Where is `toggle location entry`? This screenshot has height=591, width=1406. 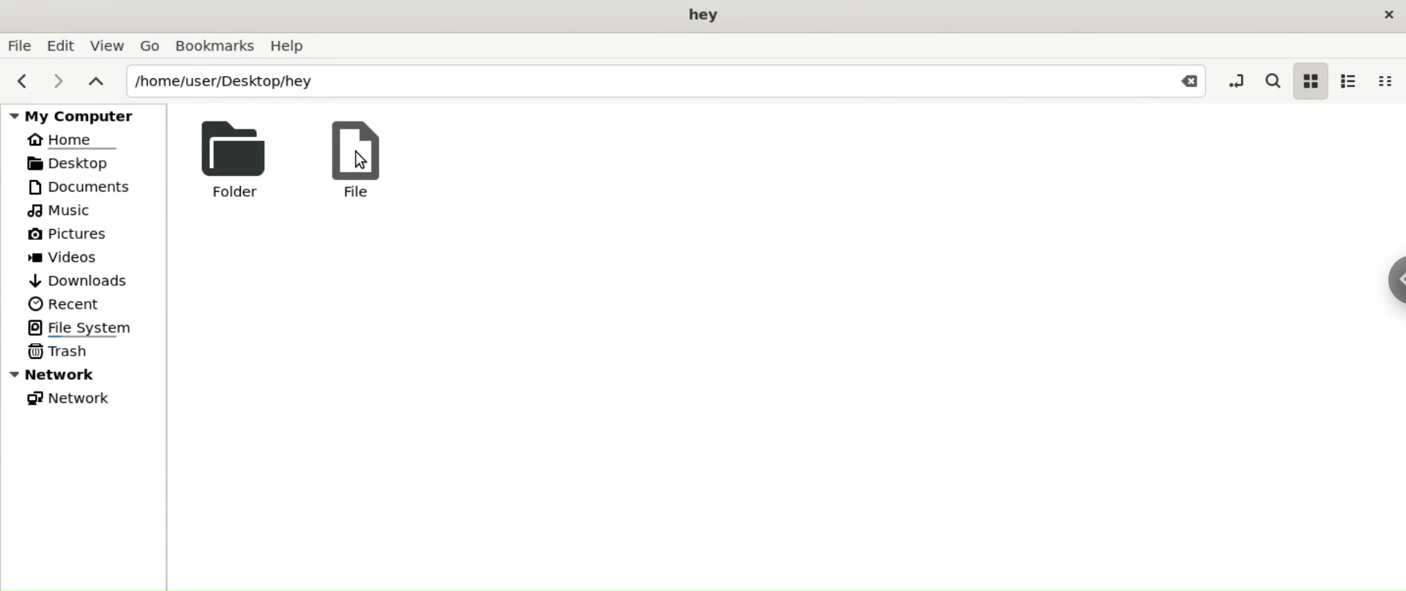 toggle location entry is located at coordinates (1235, 80).